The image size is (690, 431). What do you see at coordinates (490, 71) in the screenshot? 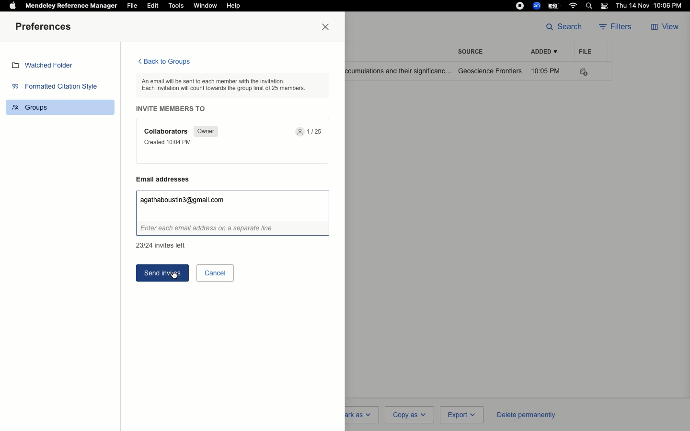
I see `Geoscience frontiers` at bounding box center [490, 71].